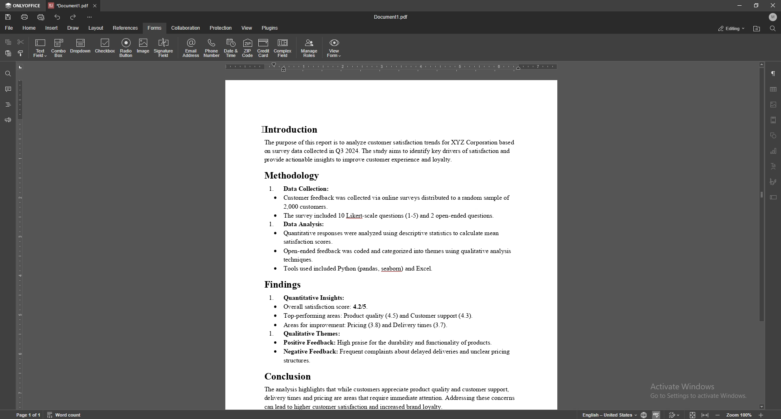  Describe the element at coordinates (89, 17) in the screenshot. I see `customize toolbar` at that location.